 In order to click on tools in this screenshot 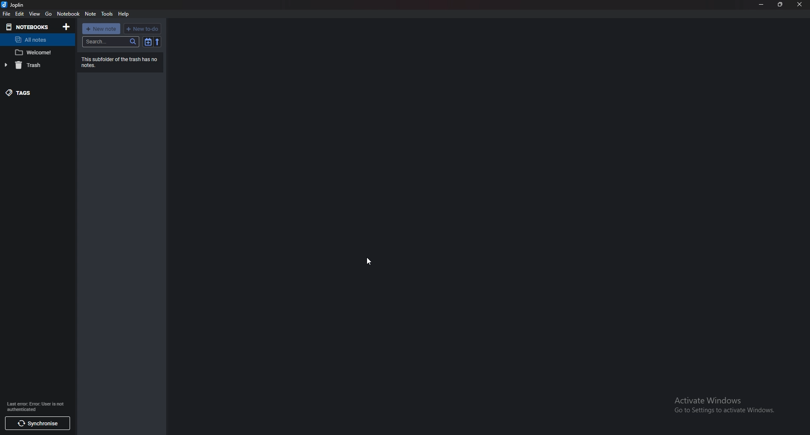, I will do `click(108, 14)`.